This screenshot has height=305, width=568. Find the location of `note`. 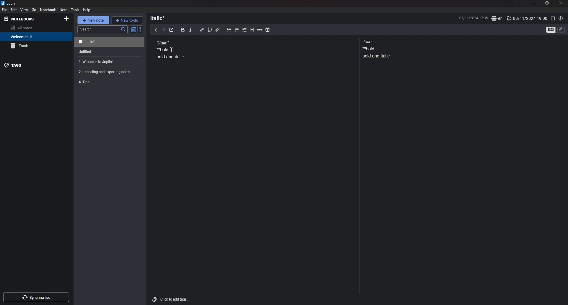

note is located at coordinates (108, 62).